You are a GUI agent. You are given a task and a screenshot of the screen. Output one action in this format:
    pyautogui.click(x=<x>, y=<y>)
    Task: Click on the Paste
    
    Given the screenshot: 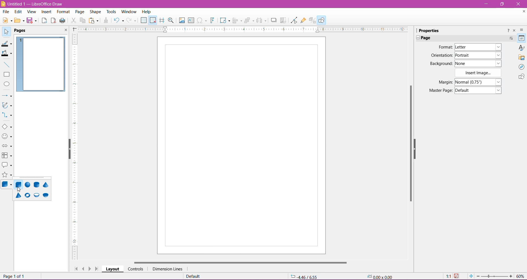 What is the action you would take?
    pyautogui.click(x=94, y=21)
    